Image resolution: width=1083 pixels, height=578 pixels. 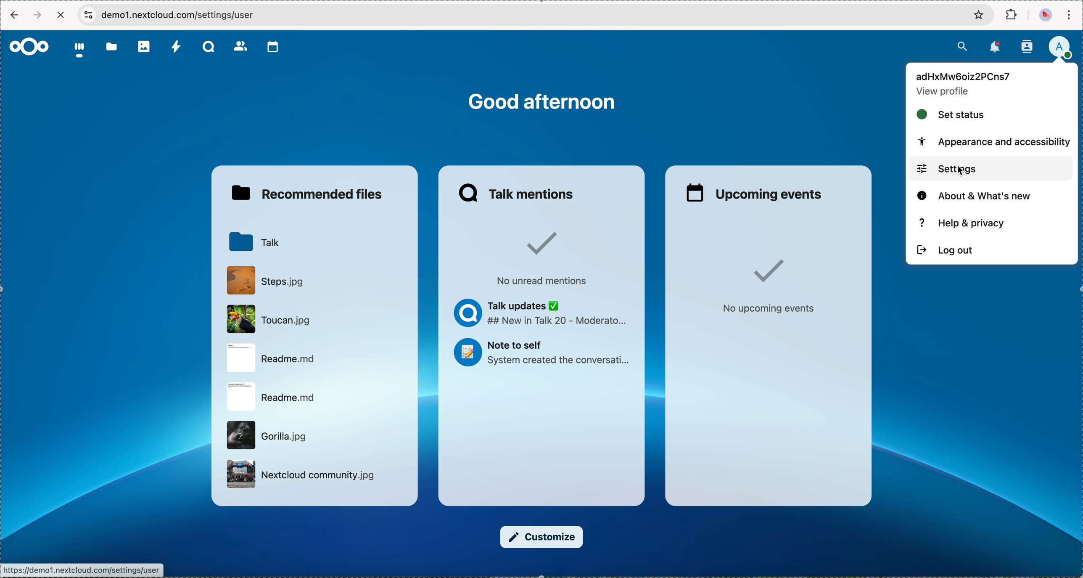 What do you see at coordinates (269, 358) in the screenshot?
I see `file` at bounding box center [269, 358].